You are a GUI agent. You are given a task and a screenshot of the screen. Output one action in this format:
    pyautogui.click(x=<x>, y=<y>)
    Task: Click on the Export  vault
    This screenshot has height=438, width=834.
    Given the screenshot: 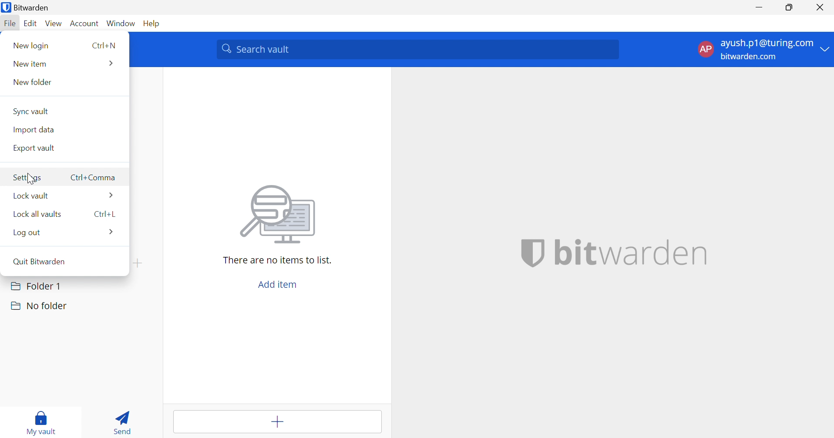 What is the action you would take?
    pyautogui.click(x=36, y=148)
    